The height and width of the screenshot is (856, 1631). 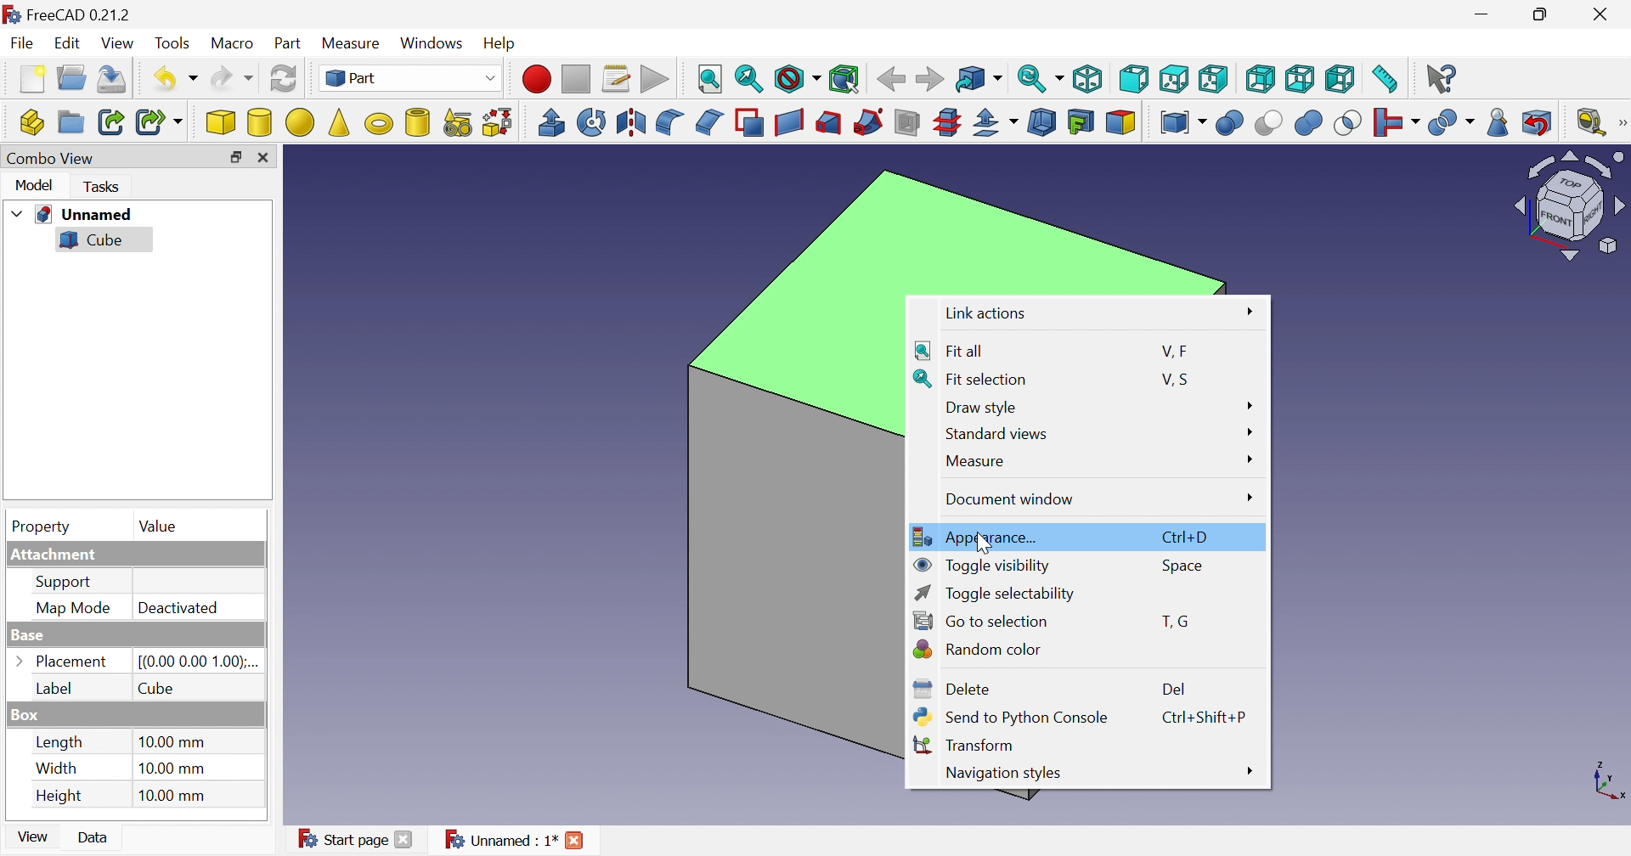 What do you see at coordinates (120, 43) in the screenshot?
I see `View` at bounding box center [120, 43].